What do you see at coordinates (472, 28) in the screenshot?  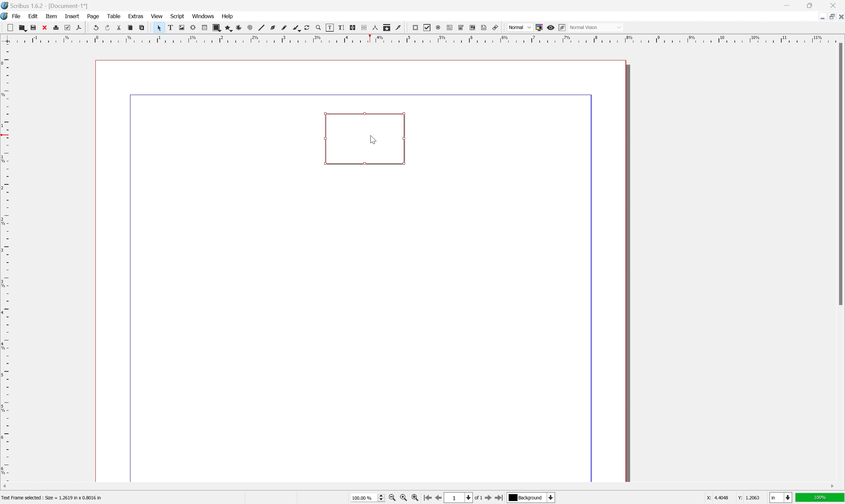 I see `pdf list box` at bounding box center [472, 28].